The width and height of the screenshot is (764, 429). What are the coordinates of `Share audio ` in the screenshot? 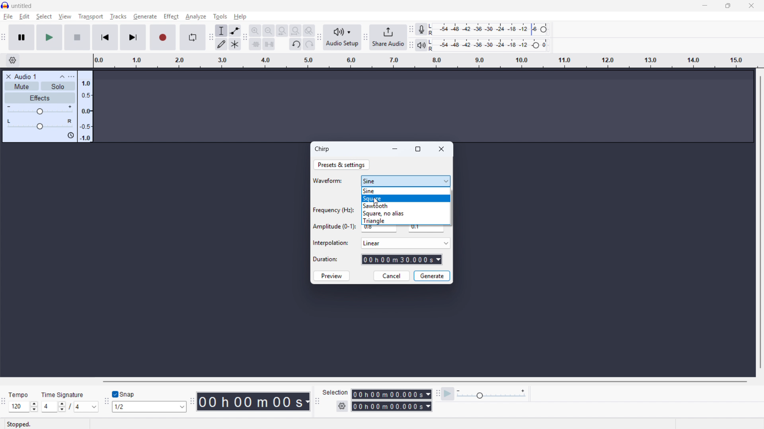 It's located at (389, 37).